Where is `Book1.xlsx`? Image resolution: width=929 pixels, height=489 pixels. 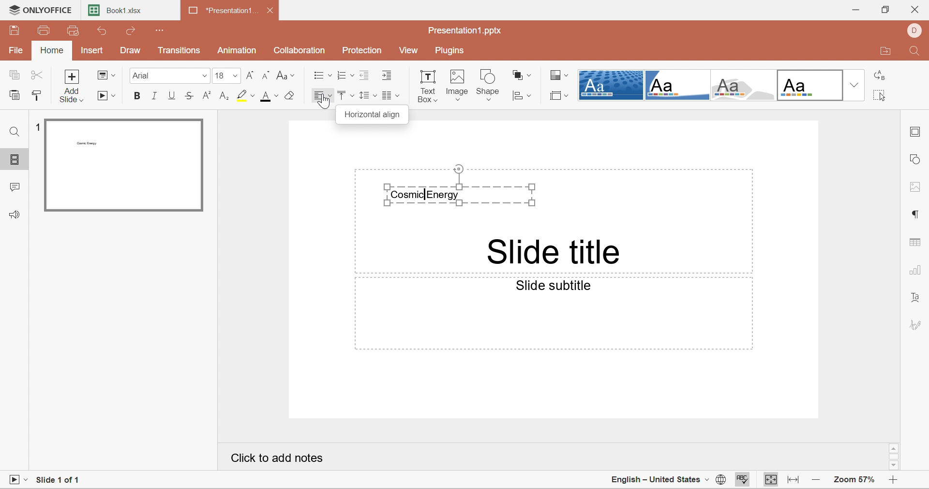
Book1.xlsx is located at coordinates (120, 12).